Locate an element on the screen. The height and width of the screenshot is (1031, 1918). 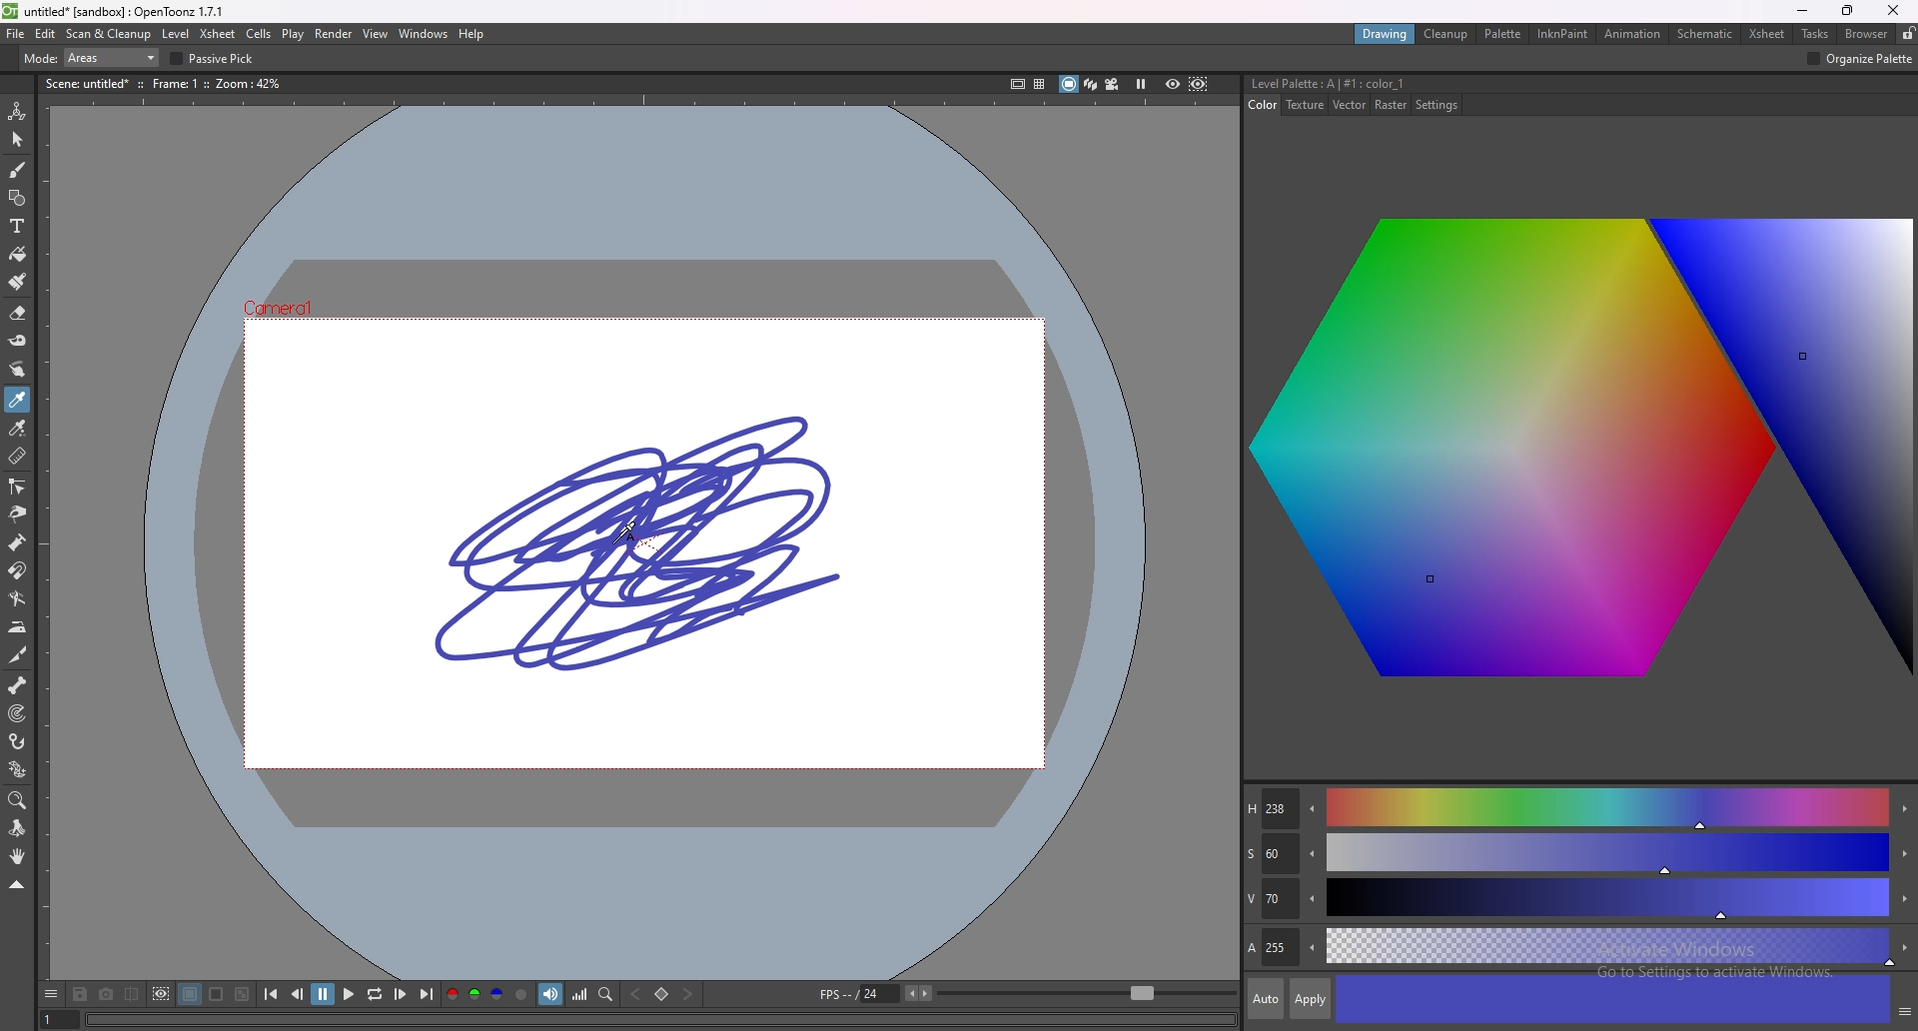
tape tool is located at coordinates (18, 340).